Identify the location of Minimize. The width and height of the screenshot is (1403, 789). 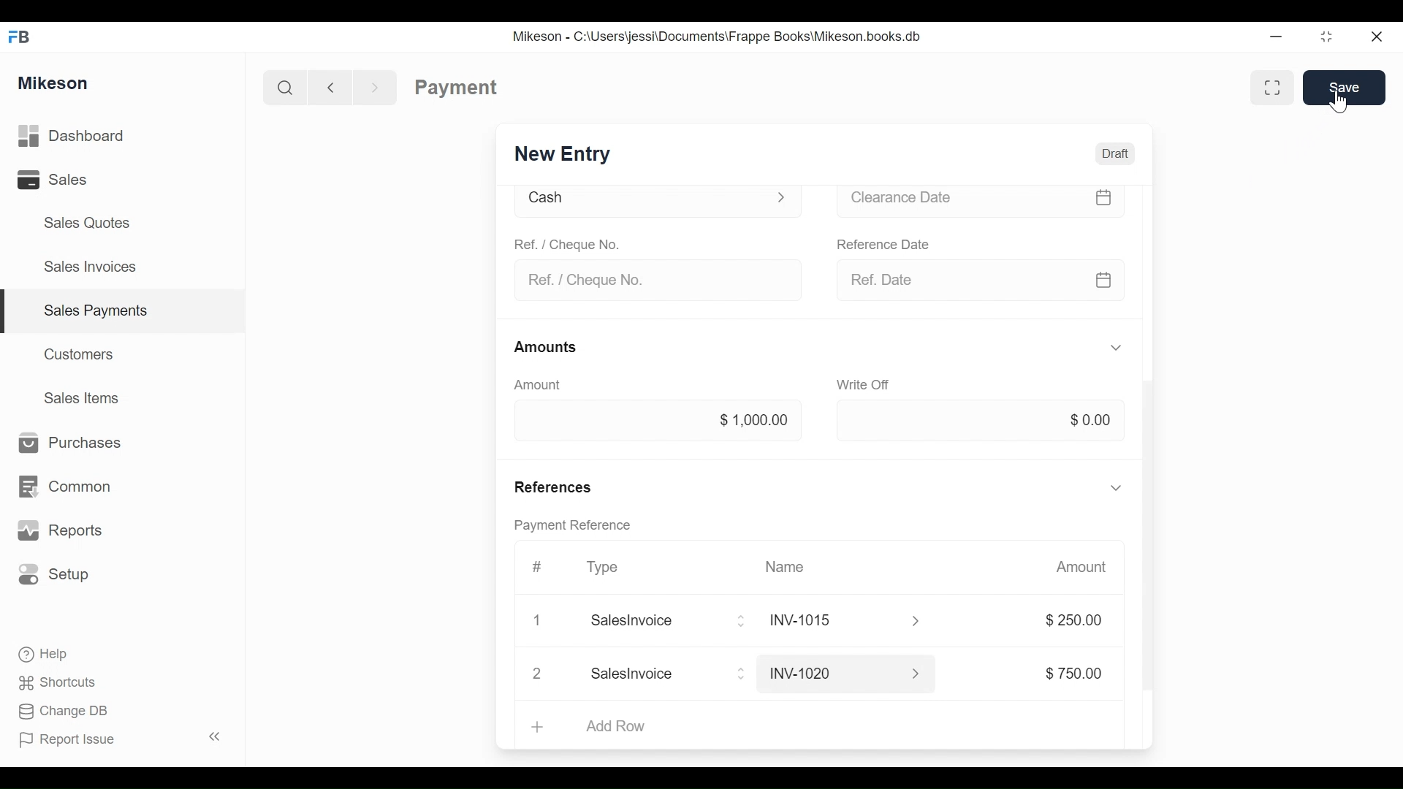
(1276, 39).